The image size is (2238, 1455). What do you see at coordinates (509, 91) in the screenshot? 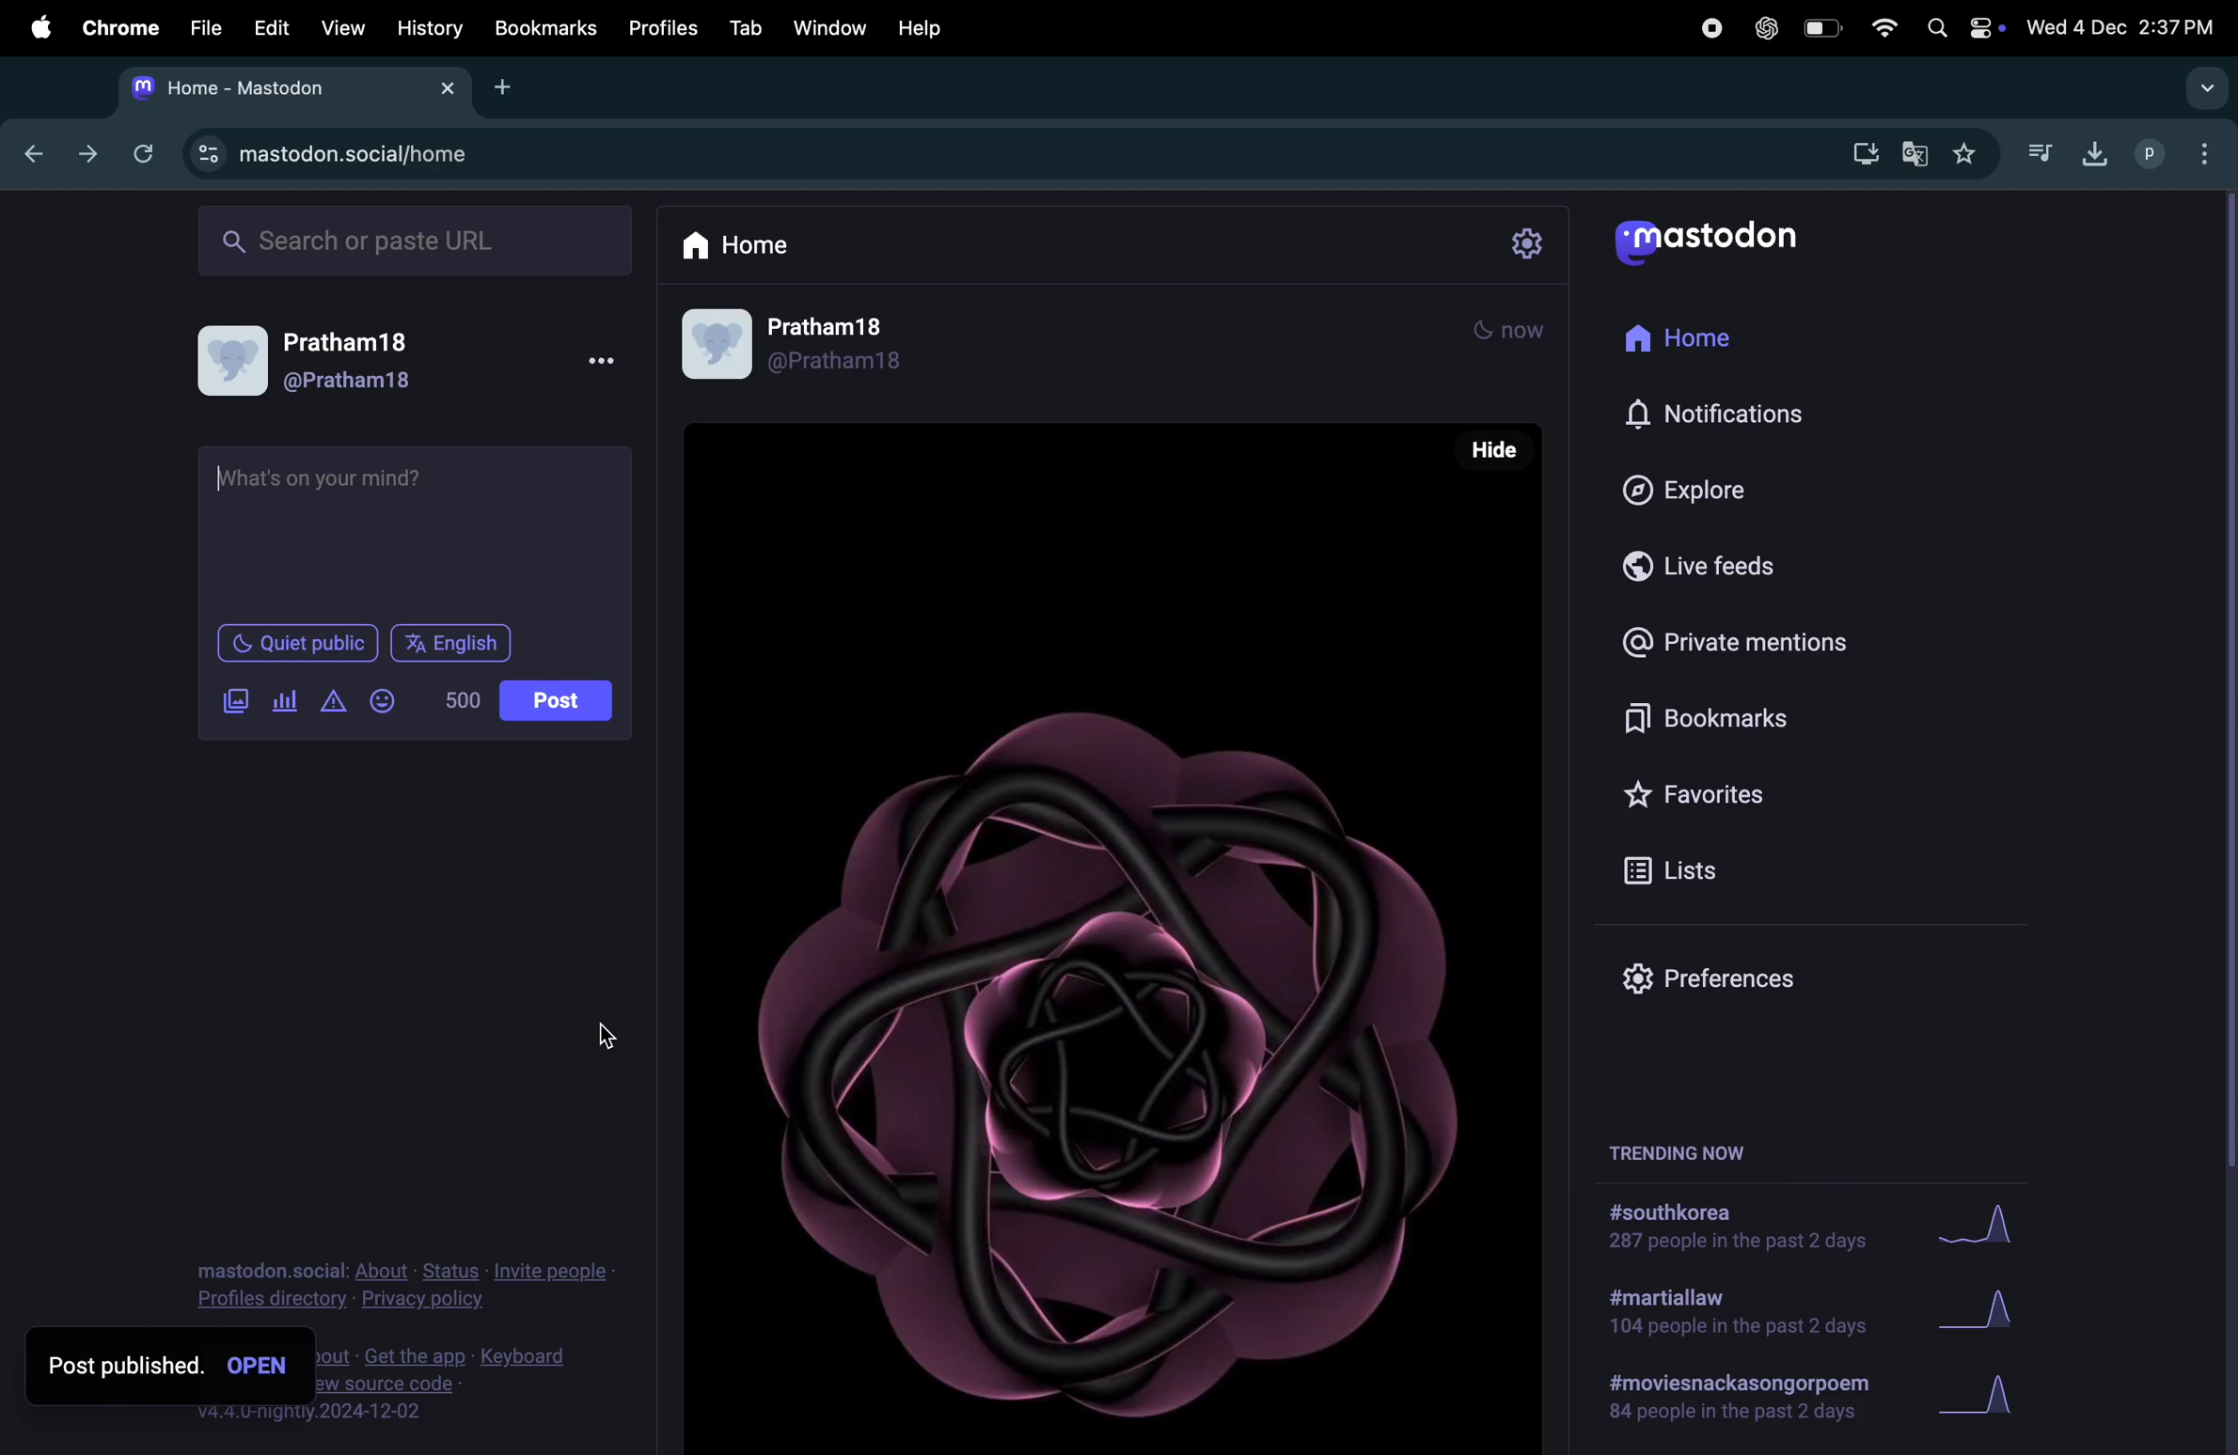
I see `add tab` at bounding box center [509, 91].